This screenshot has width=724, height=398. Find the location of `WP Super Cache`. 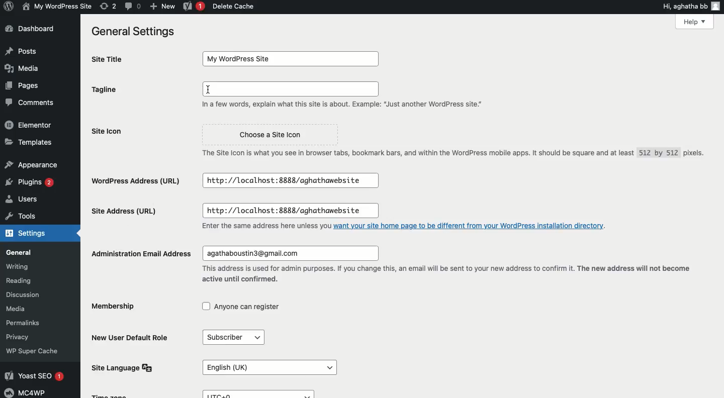

WP Super Cache is located at coordinates (40, 351).